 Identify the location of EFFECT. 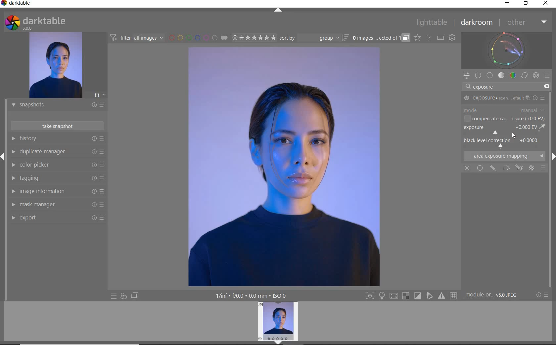
(536, 75).